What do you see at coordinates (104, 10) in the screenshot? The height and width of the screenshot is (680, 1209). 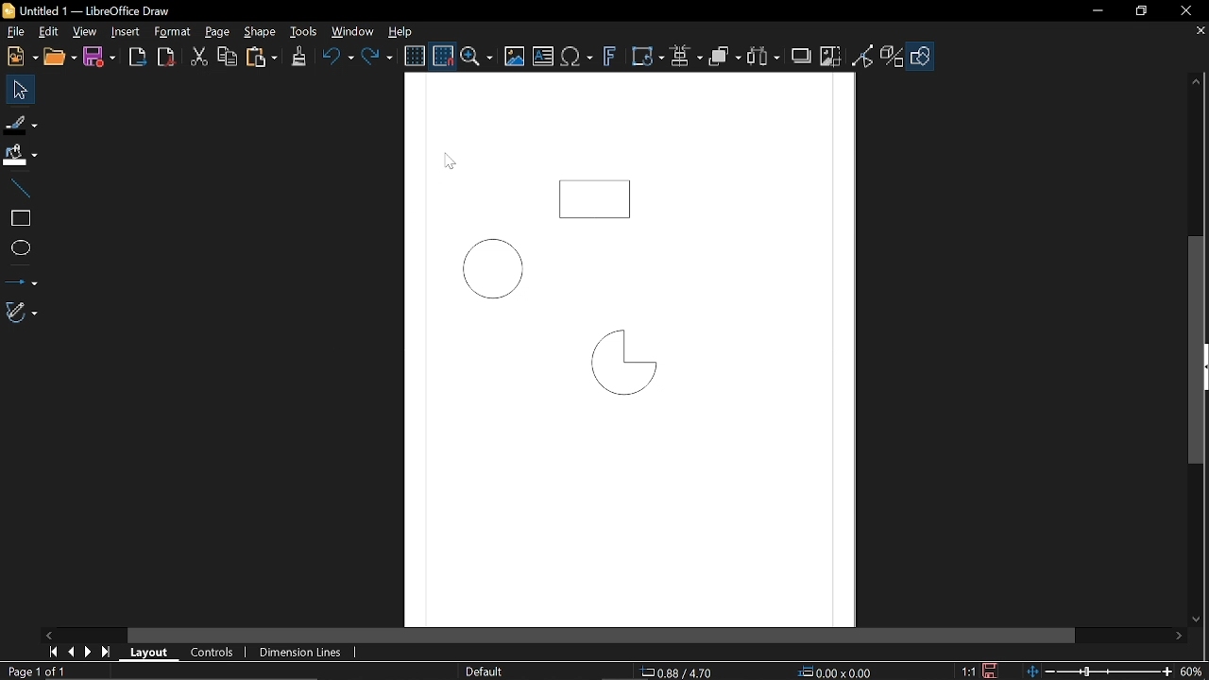 I see `B Untitled 1 — LibreOffice Draw` at bounding box center [104, 10].